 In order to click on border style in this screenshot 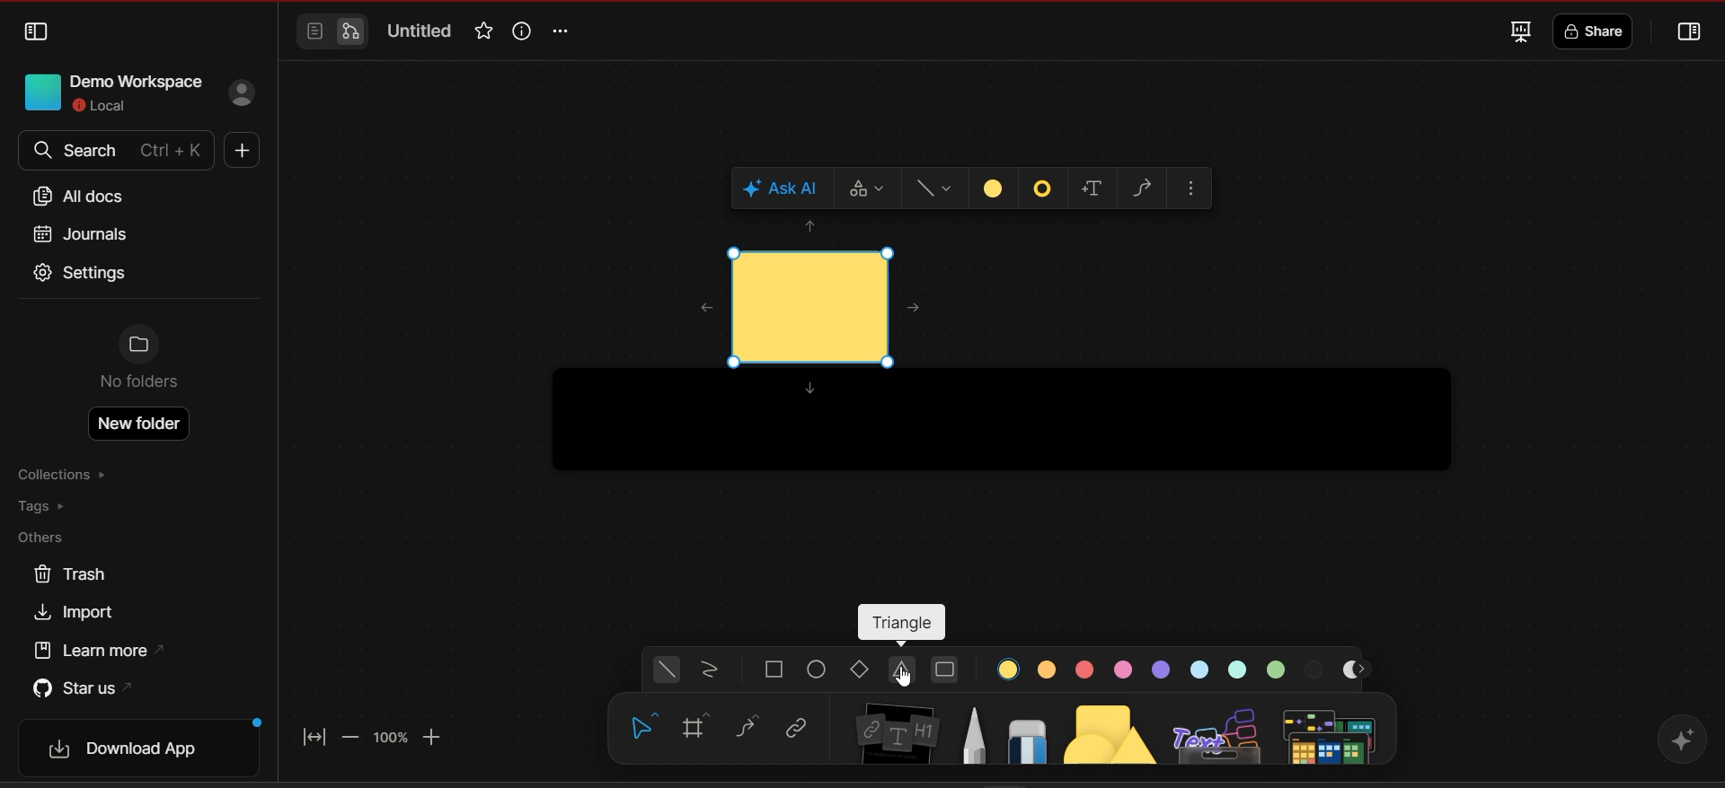, I will do `click(1039, 188)`.